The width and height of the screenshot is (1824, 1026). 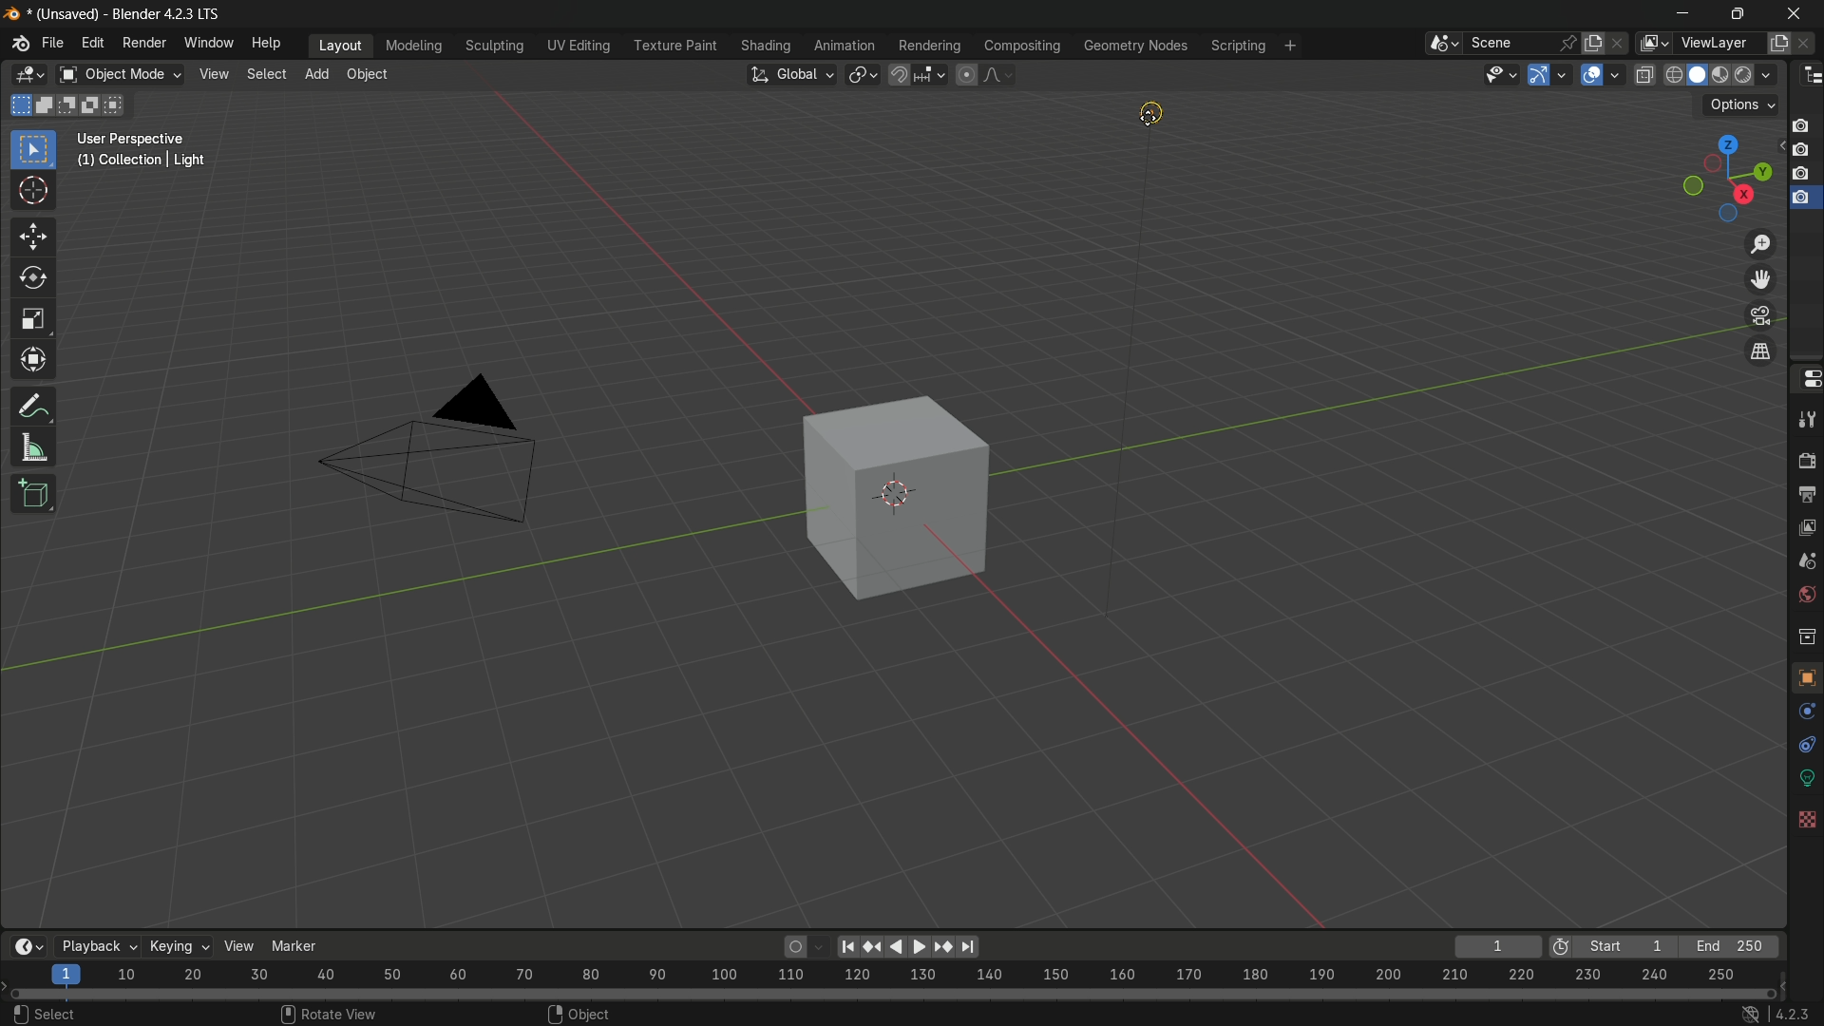 I want to click on toggle x-ray, so click(x=1645, y=76).